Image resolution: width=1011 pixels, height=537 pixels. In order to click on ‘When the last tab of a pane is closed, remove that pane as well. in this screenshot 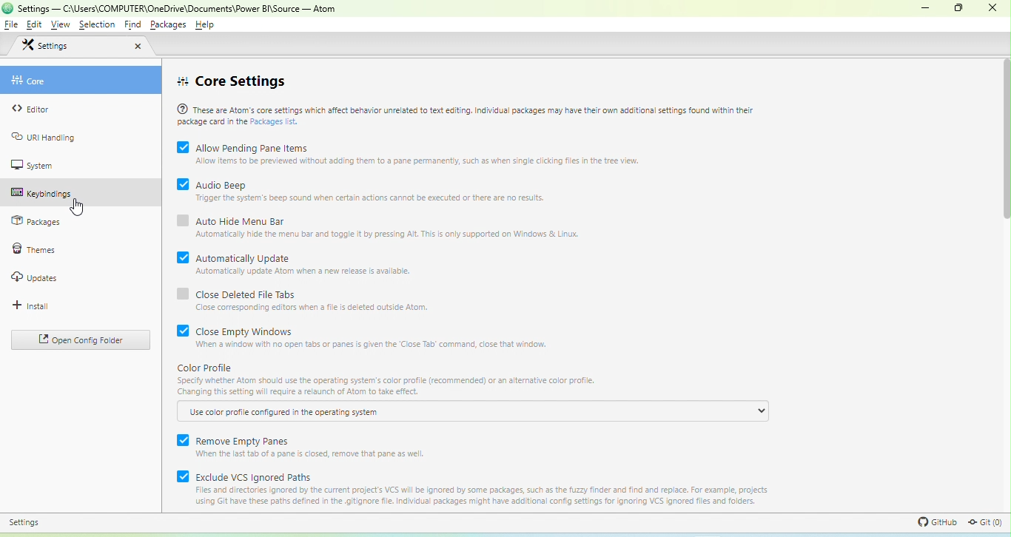, I will do `click(326, 455)`.